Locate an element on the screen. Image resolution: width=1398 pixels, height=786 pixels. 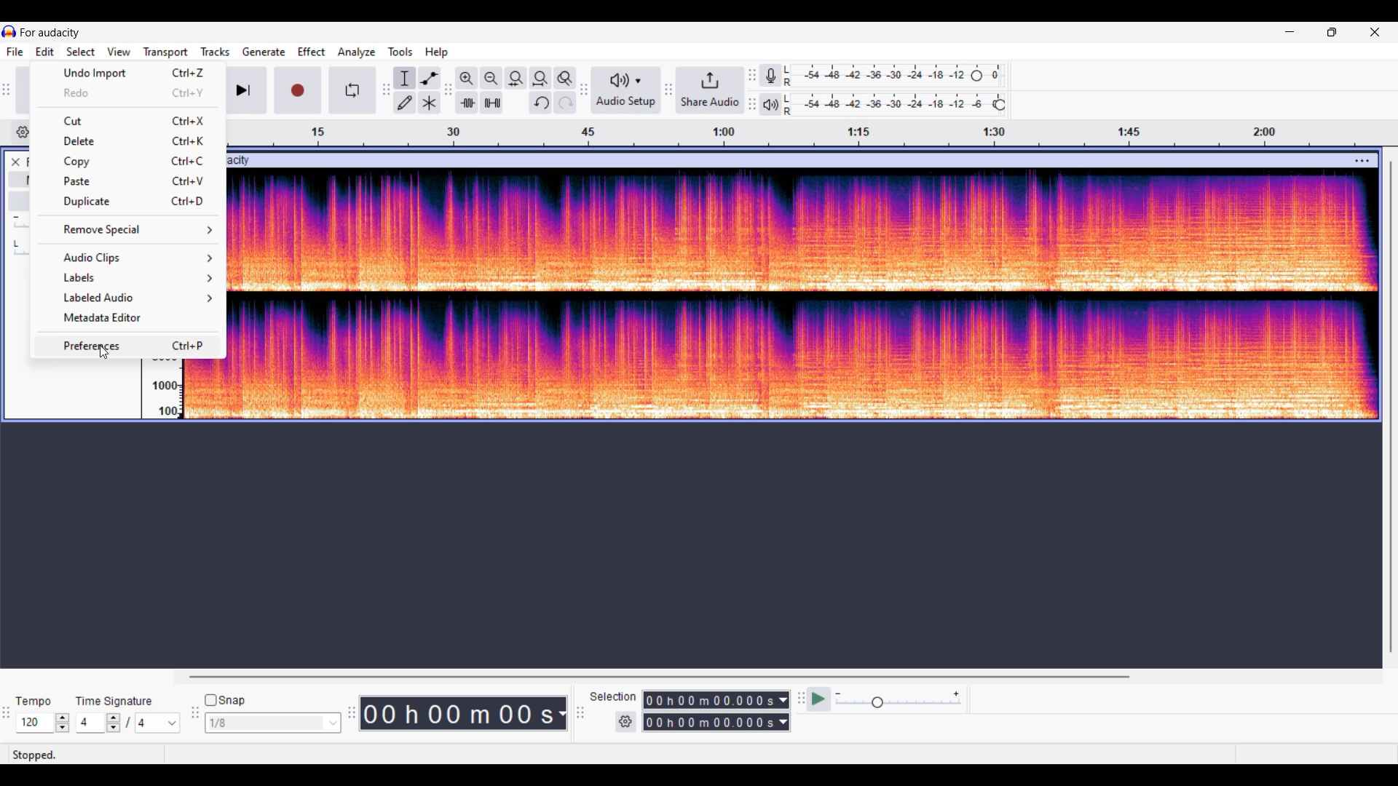
Track settings is located at coordinates (1362, 162).